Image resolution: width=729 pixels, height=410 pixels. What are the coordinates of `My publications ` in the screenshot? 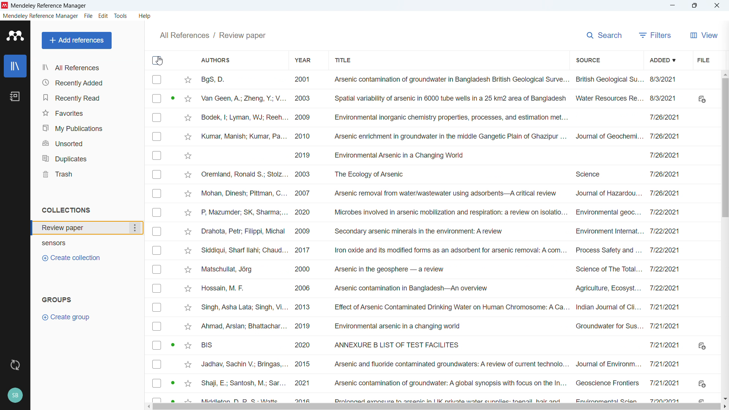 It's located at (87, 127).